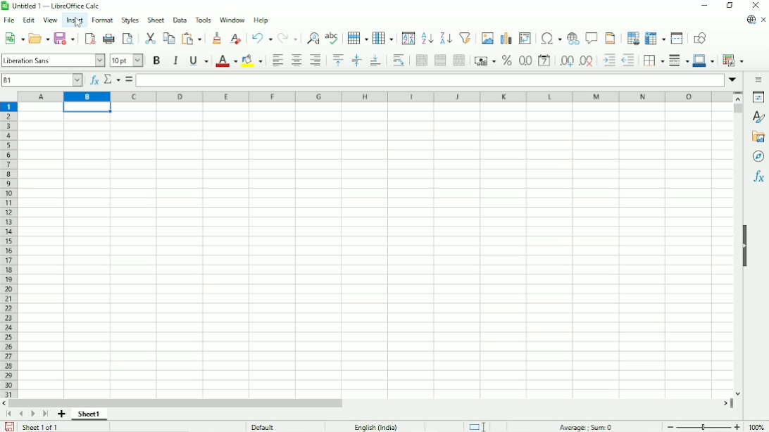 The height and width of the screenshot is (432, 769). What do you see at coordinates (78, 23) in the screenshot?
I see `cursor` at bounding box center [78, 23].